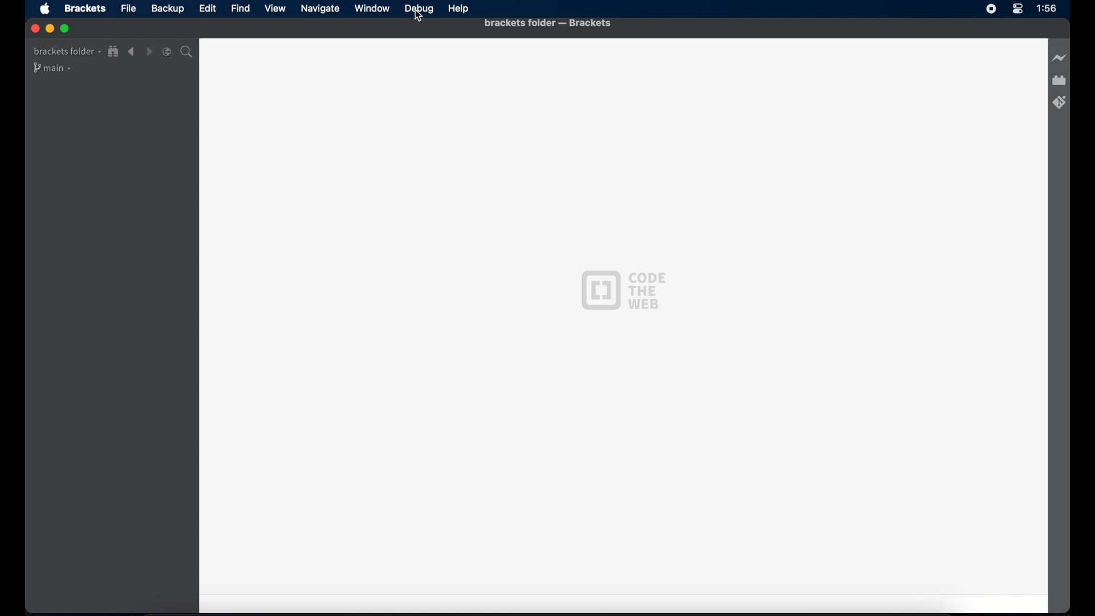 Image resolution: width=1095 pixels, height=616 pixels. Describe the element at coordinates (44, 9) in the screenshot. I see `apple icon` at that location.